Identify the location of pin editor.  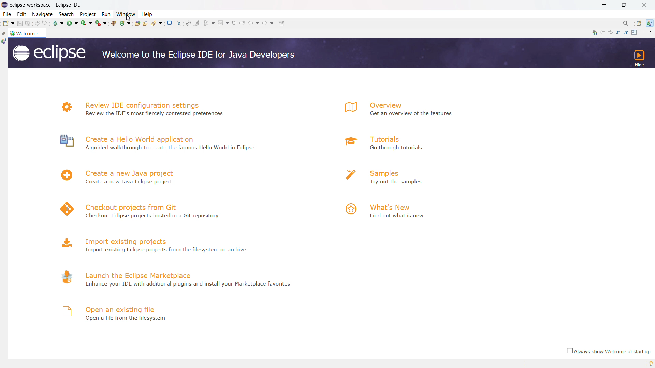
(281, 23).